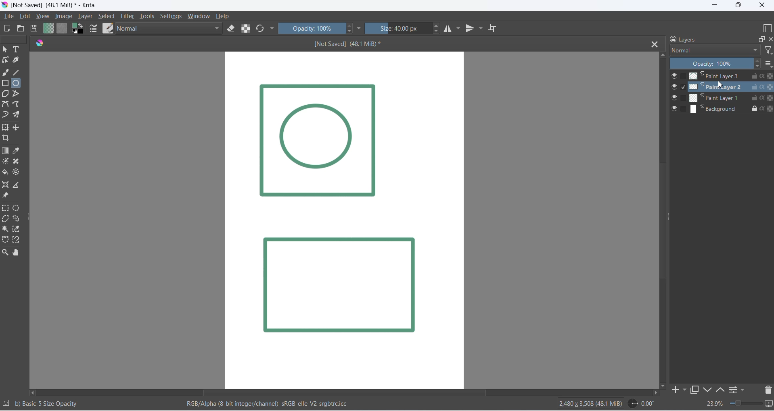 This screenshot has width=774, height=411. What do you see at coordinates (18, 60) in the screenshot?
I see `calligraphy tool` at bounding box center [18, 60].